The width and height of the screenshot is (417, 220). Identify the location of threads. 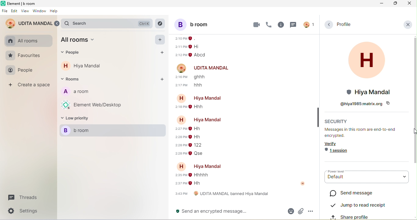
(21, 198).